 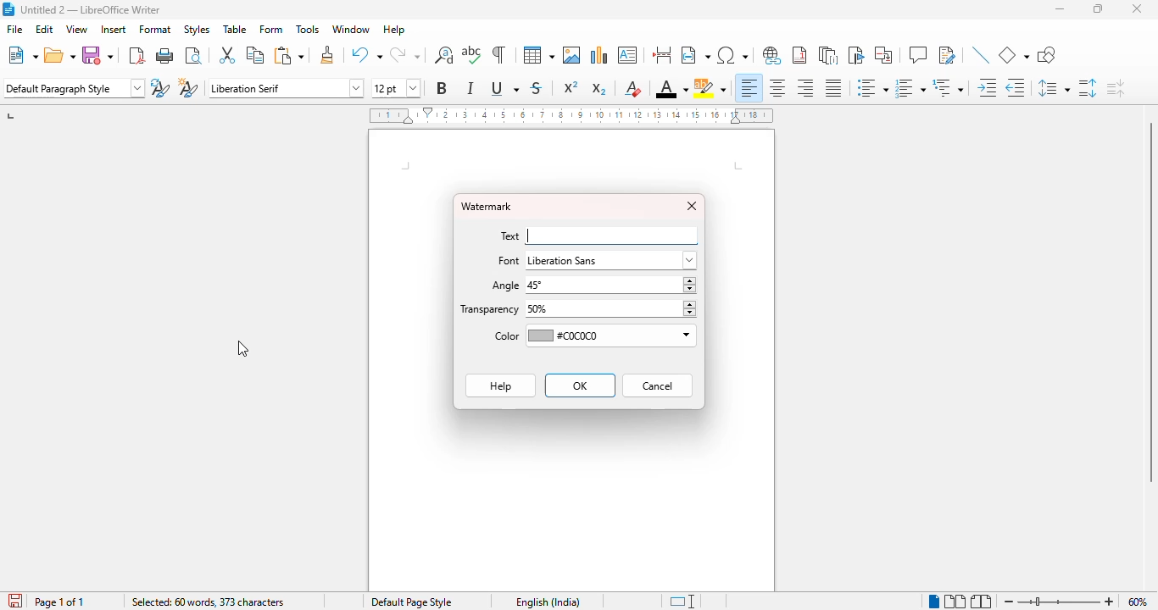 What do you see at coordinates (404, 55) in the screenshot?
I see `redo` at bounding box center [404, 55].